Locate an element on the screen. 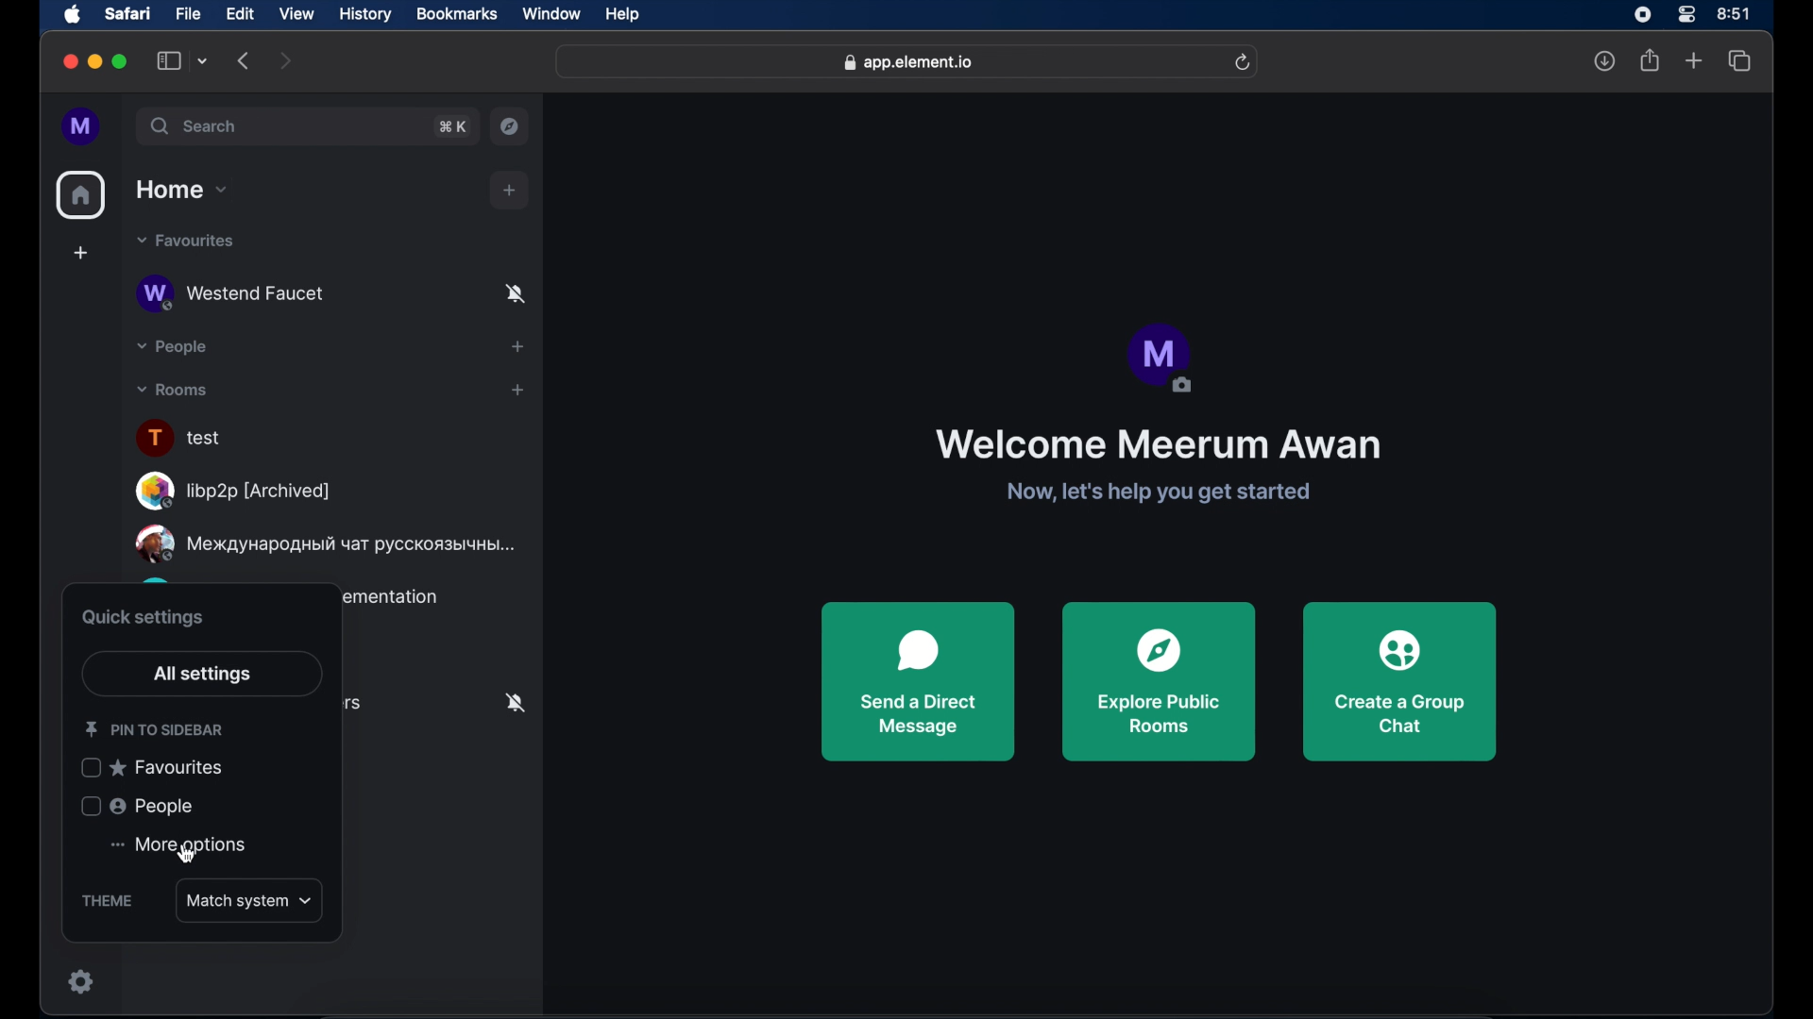 This screenshot has height=1019, width=1813. forward is located at coordinates (288, 61).